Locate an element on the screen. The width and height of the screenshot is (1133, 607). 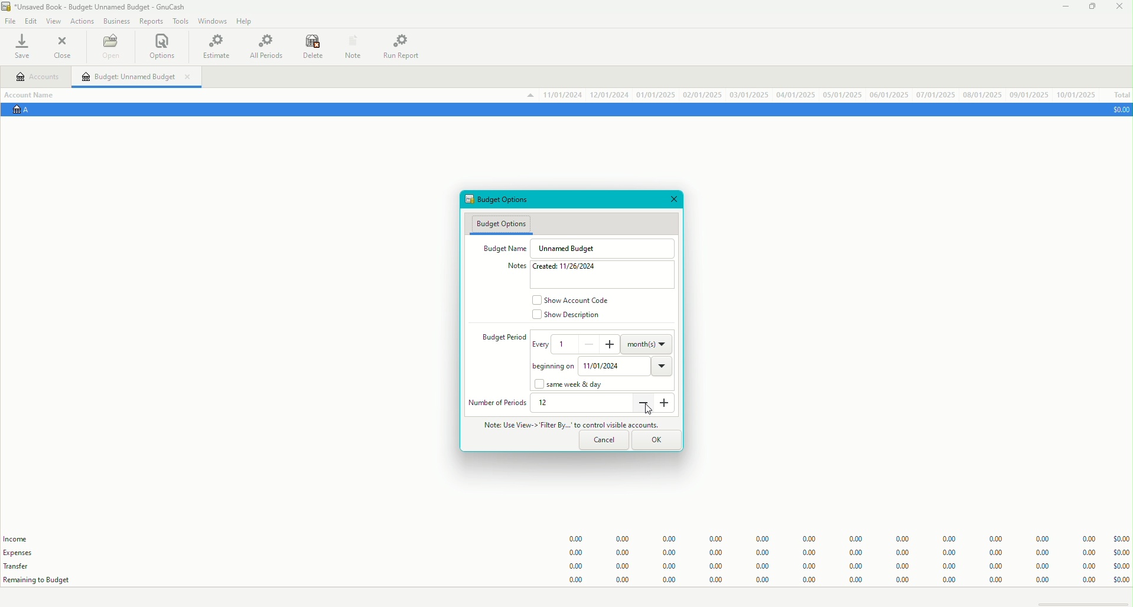
Close is located at coordinates (674, 200).